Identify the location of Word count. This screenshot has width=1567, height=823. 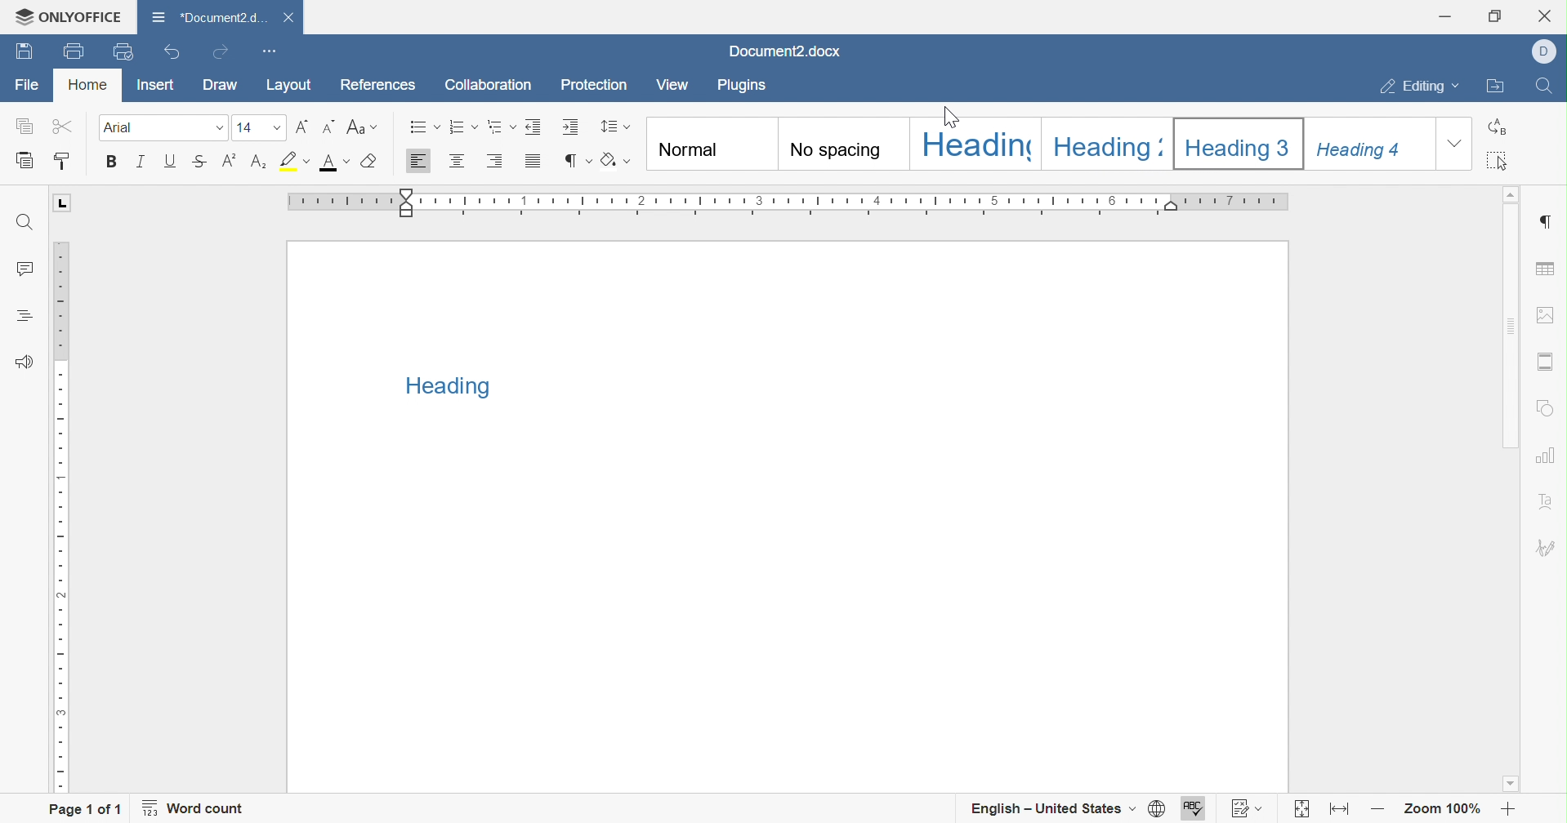
(200, 809).